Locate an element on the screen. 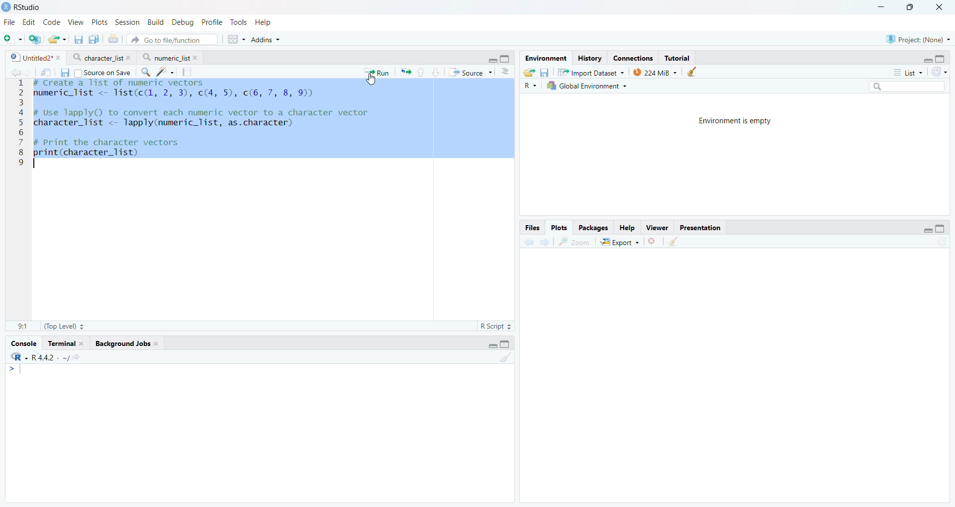  Presentation is located at coordinates (700, 228).